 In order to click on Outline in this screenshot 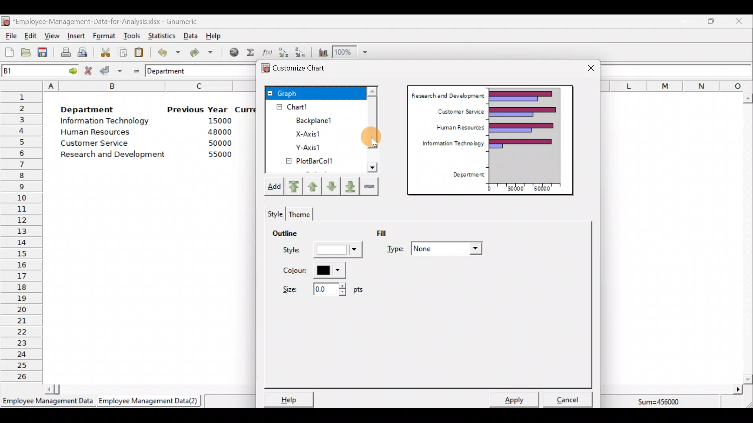, I will do `click(285, 232)`.